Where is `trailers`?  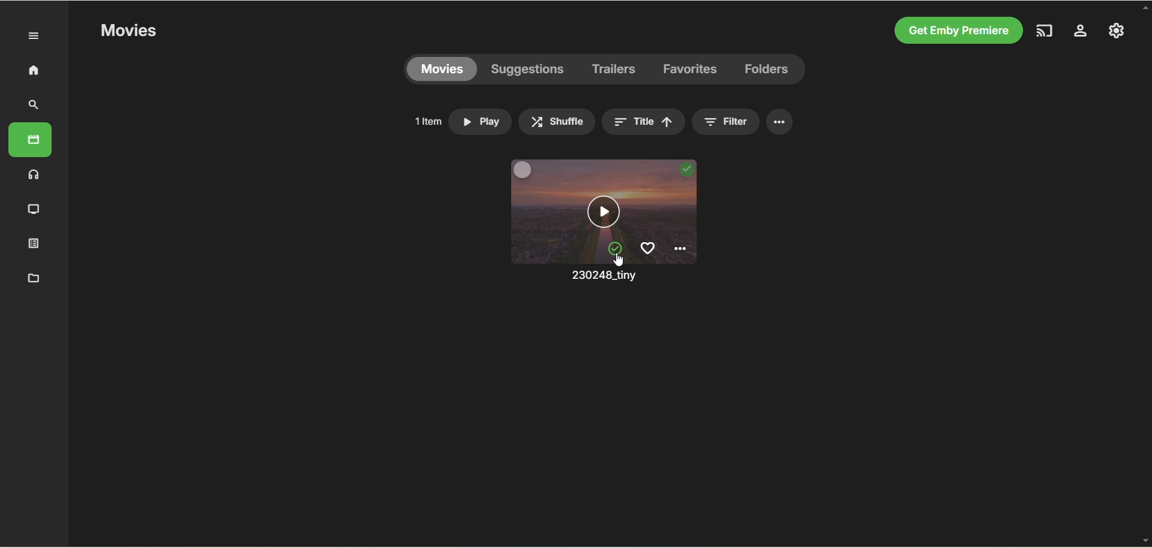 trailers is located at coordinates (614, 68).